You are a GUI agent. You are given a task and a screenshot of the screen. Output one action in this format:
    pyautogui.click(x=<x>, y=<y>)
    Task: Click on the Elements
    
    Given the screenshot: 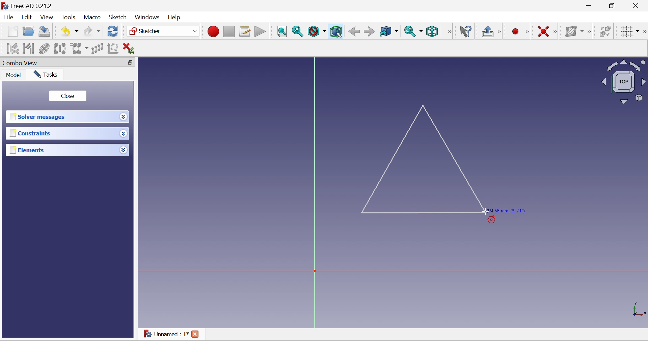 What is the action you would take?
    pyautogui.click(x=62, y=150)
    